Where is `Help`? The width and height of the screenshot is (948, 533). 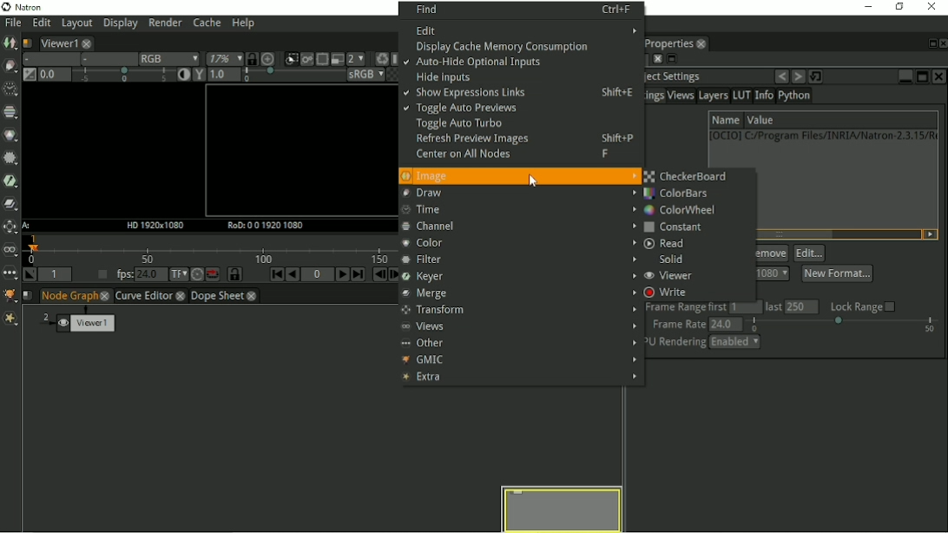 Help is located at coordinates (242, 24).